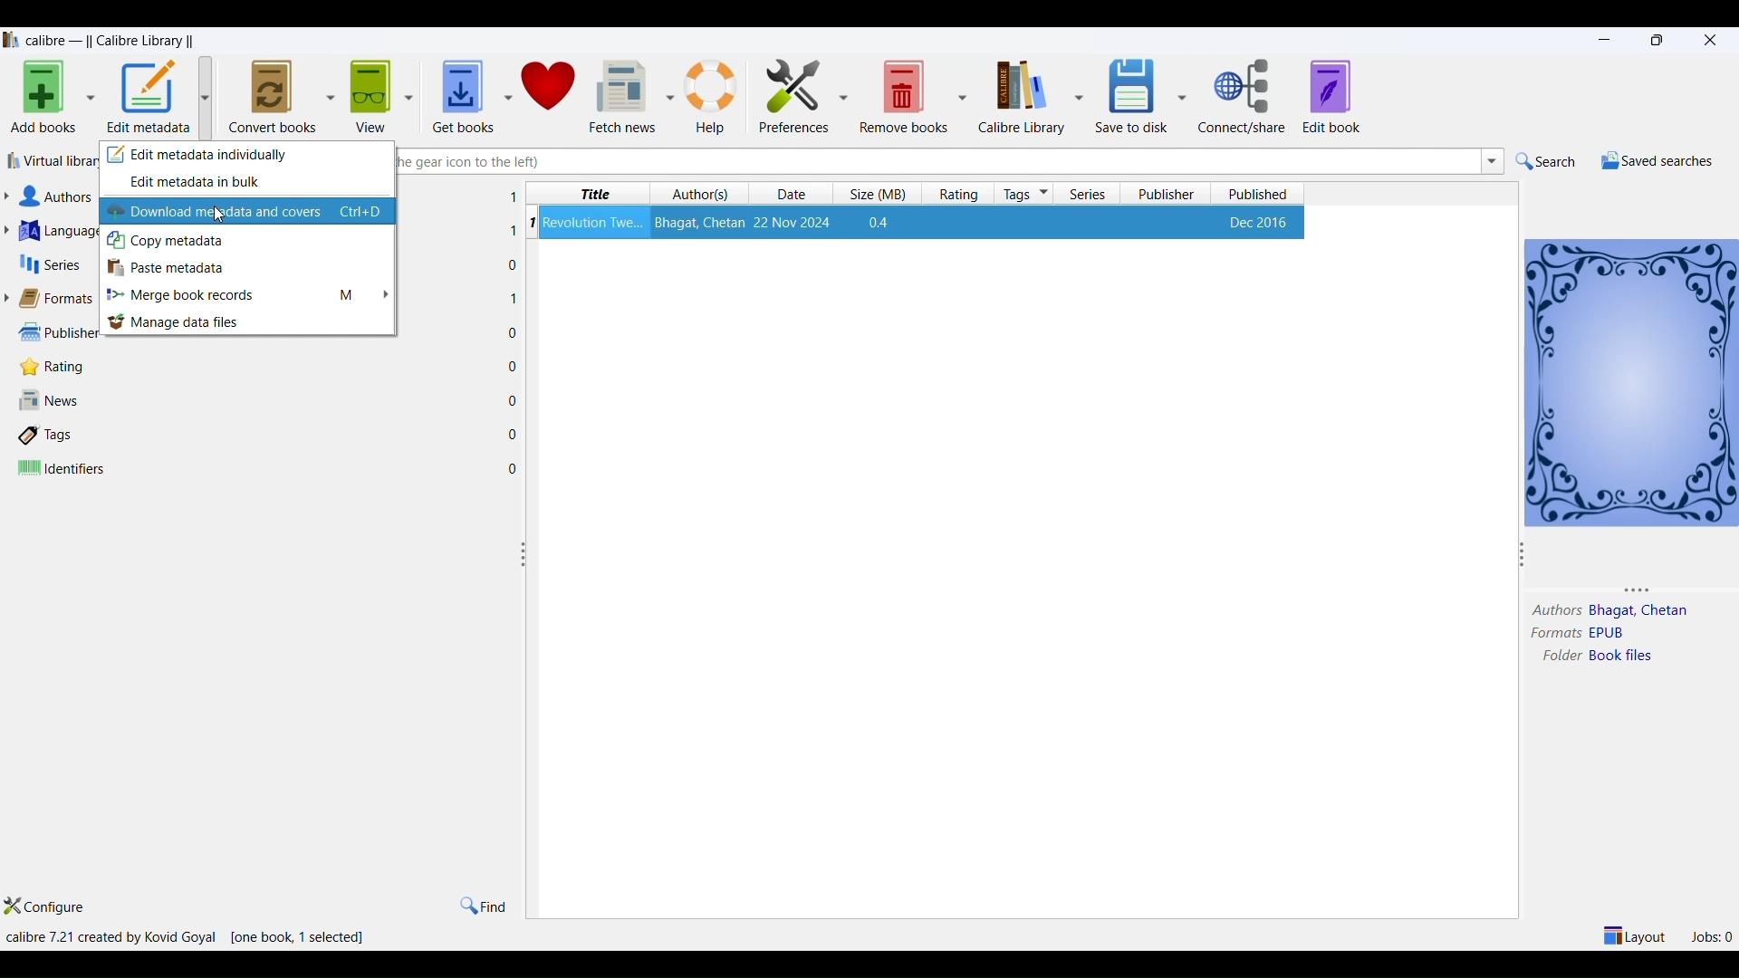  What do you see at coordinates (845, 96) in the screenshot?
I see `preferences options dropdown button` at bounding box center [845, 96].